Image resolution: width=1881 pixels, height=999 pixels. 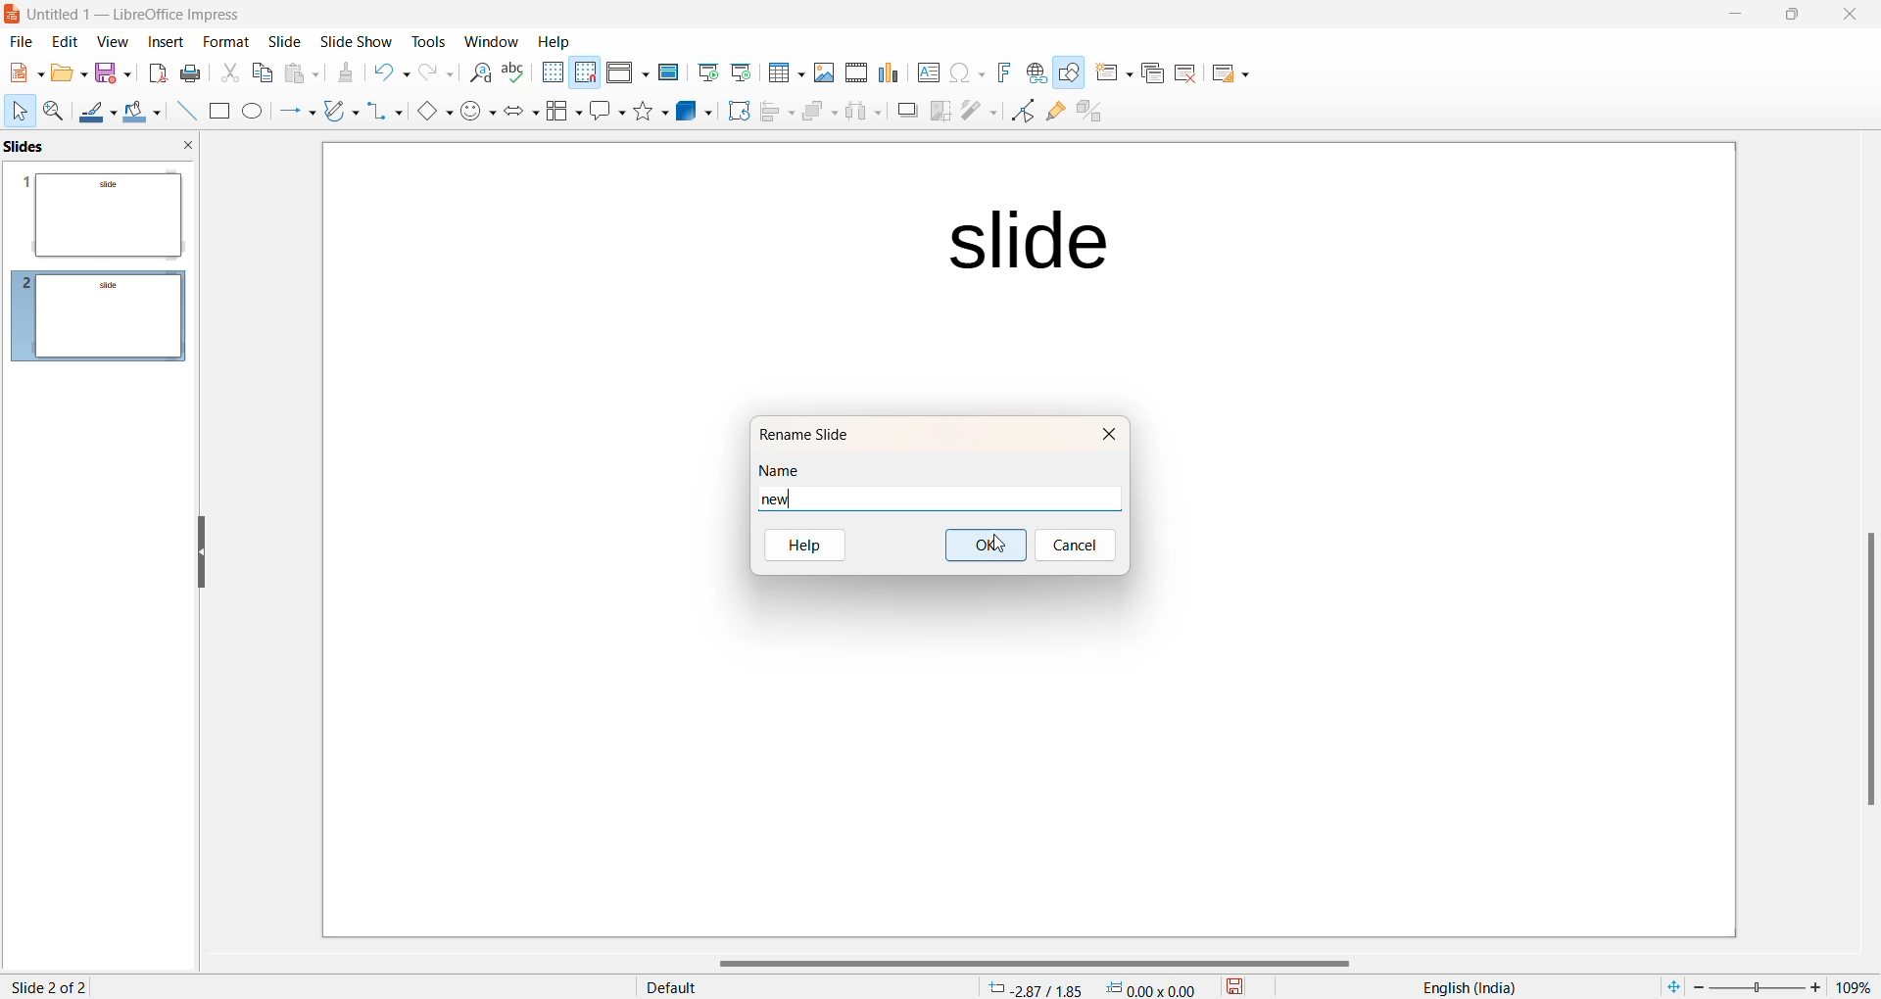 What do you see at coordinates (109, 43) in the screenshot?
I see `view` at bounding box center [109, 43].